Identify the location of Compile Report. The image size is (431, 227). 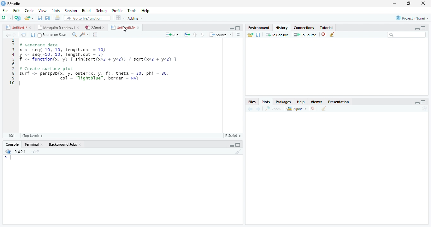
(95, 34).